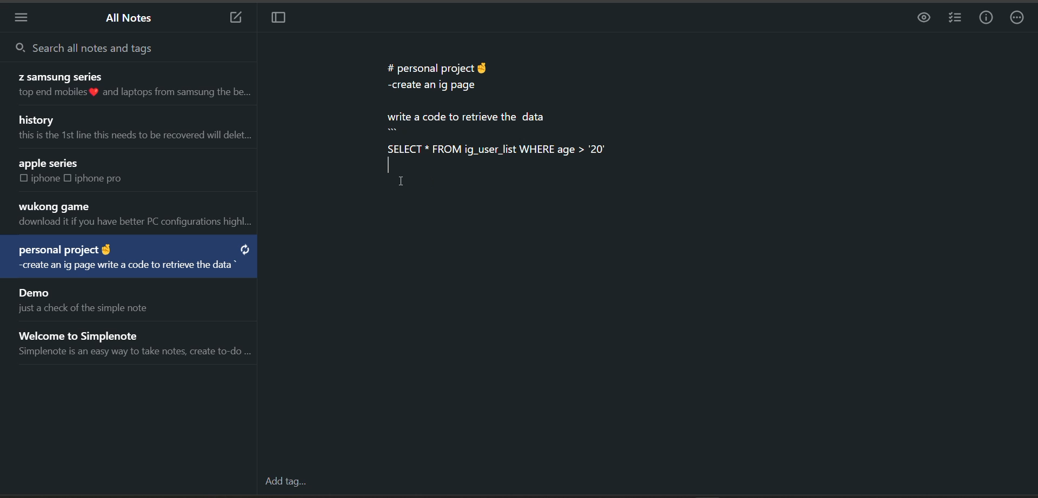 The height and width of the screenshot is (498, 1038). Describe the element at coordinates (137, 341) in the screenshot. I see `note title  and preview` at that location.